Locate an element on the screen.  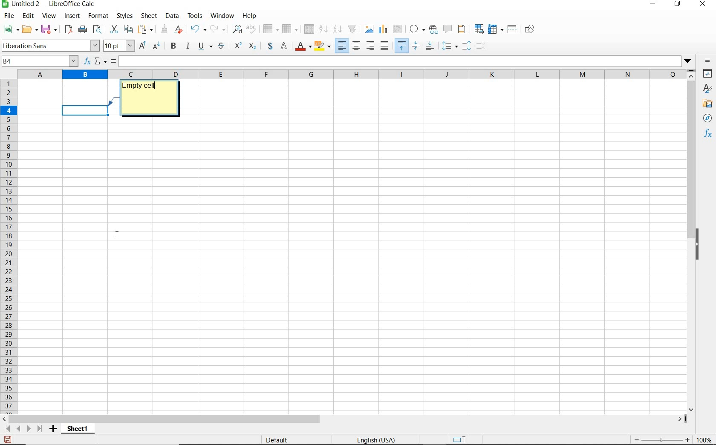
freeze rows and columns is located at coordinates (496, 29).